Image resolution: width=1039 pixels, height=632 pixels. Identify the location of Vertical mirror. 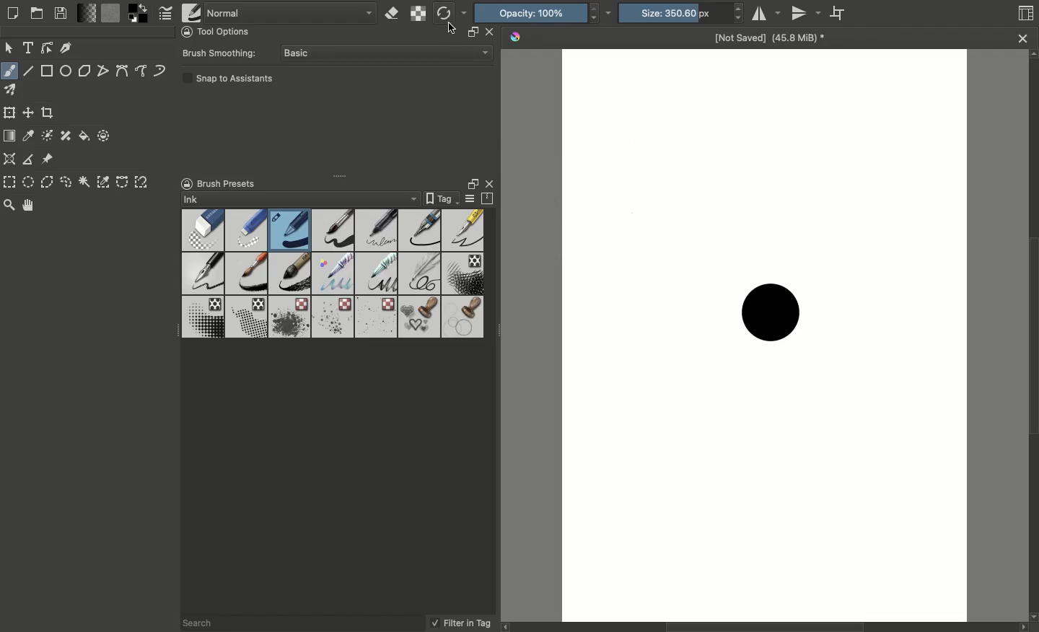
(808, 15).